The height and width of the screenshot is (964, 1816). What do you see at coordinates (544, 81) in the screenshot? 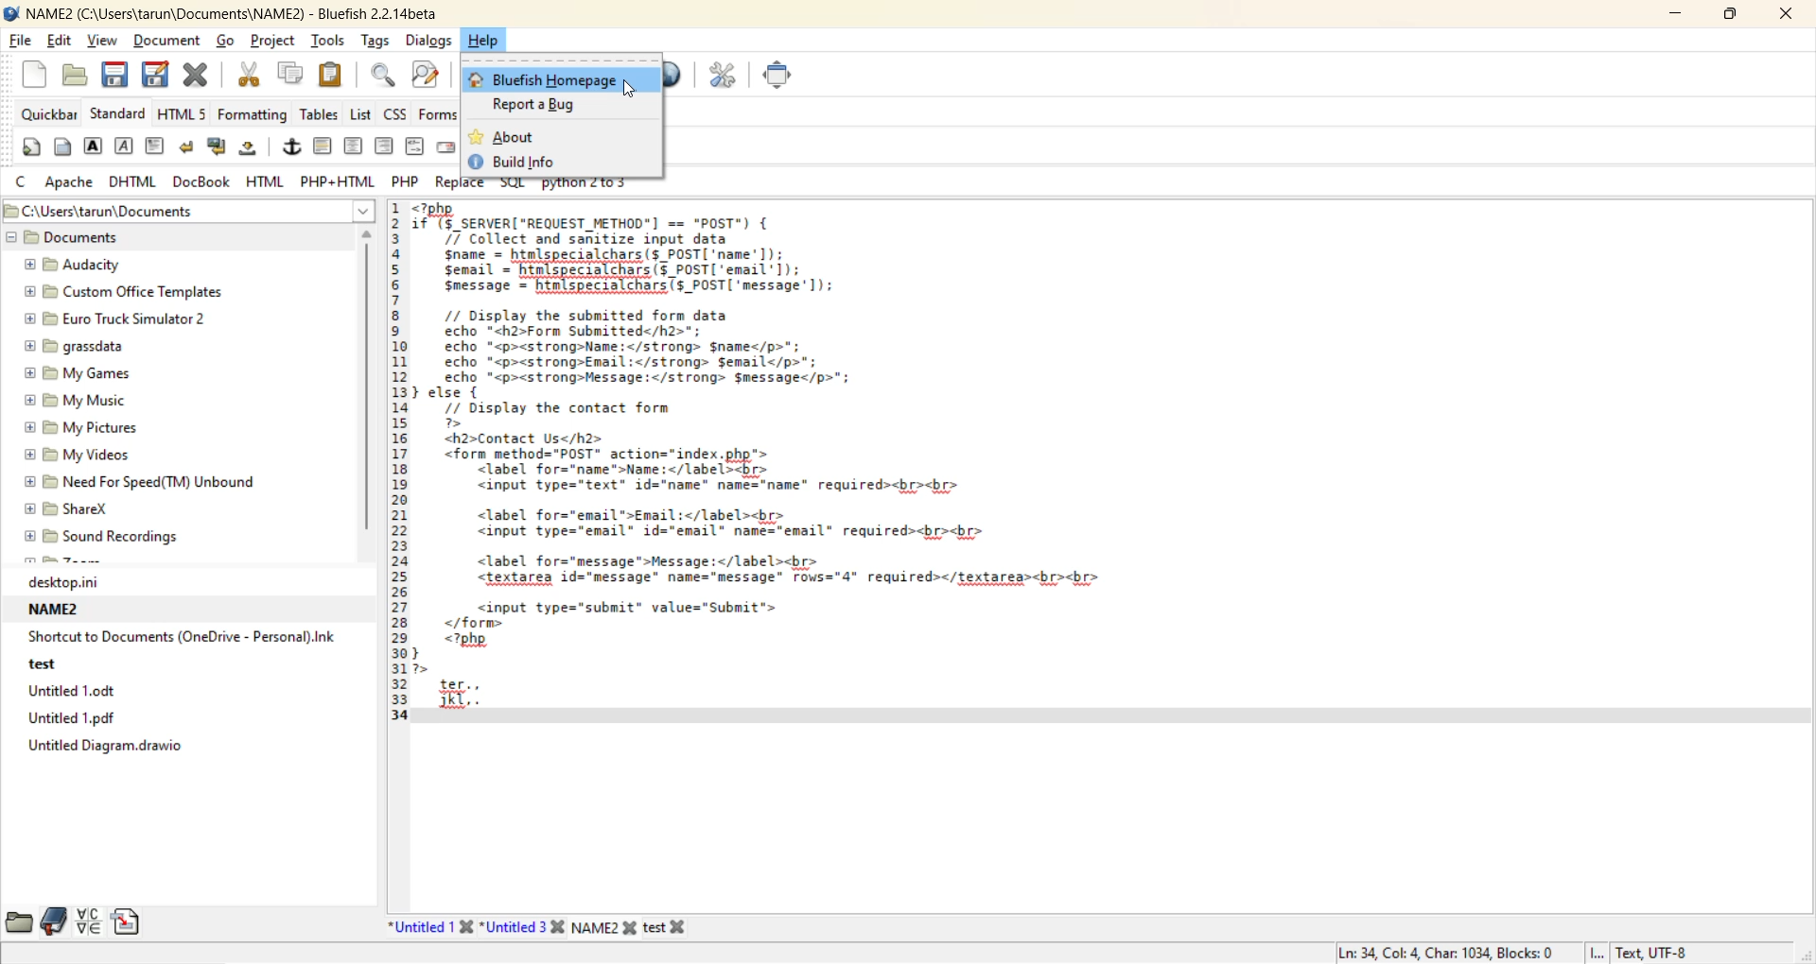
I see `bluefish homepage` at bounding box center [544, 81].